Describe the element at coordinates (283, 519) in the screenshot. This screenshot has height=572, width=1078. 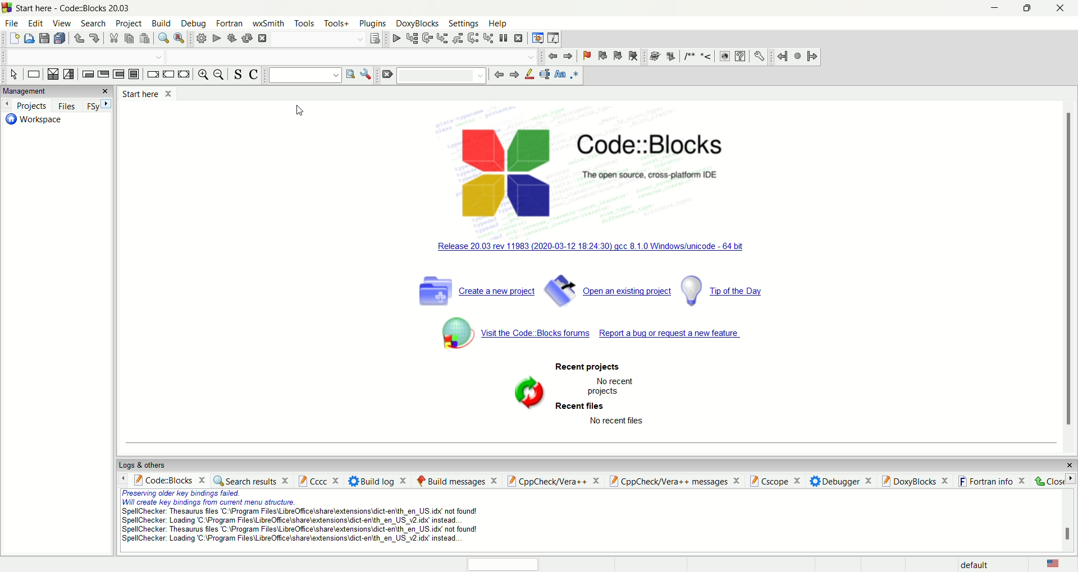
I see `(FVII) SUP Sy SUN —.
Will create key bindings from current menu structure.
‘SpellChecker: Thesaurus files ‘C:\Program Files\LibreOffice\share\extensions\dict-enith_en_US idx’ not found!
‘SpellChecker: Loading C:\Program Files LibreOffice\share\extensions\dict-enith_en_US_vZ idx instead.
‘SpellChecker: Thesaurus files ‘C:\Program Files\LibreOffice\share\extensions\dict-enith_en_US idx’ not found!
‘SpellChecker: Loading ‘C:\Program Files LibreOffice\share\extensions\dict-enith_en_US_vZ idx instead.` at that location.